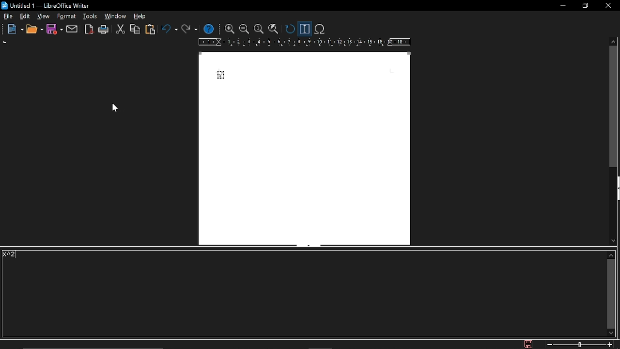 The width and height of the screenshot is (620, 349). What do you see at coordinates (152, 30) in the screenshot?
I see `paste` at bounding box center [152, 30].